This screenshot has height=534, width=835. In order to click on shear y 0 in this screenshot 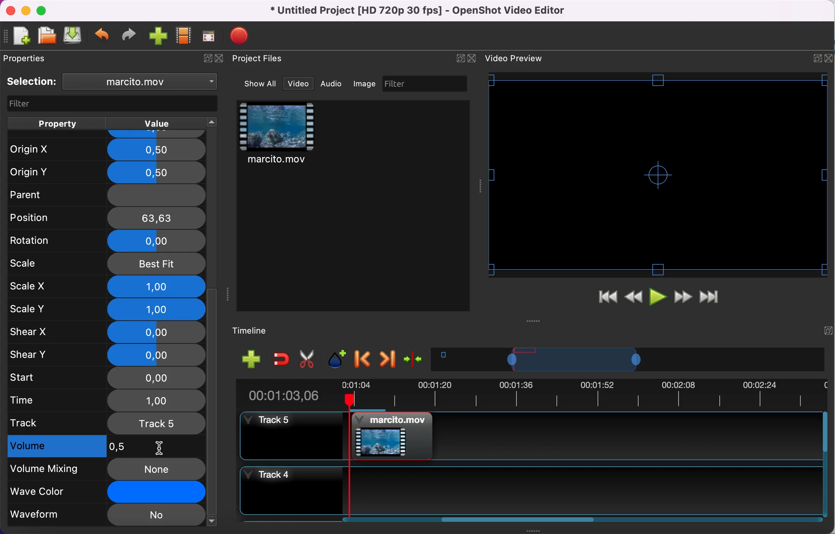, I will do `click(107, 355)`.